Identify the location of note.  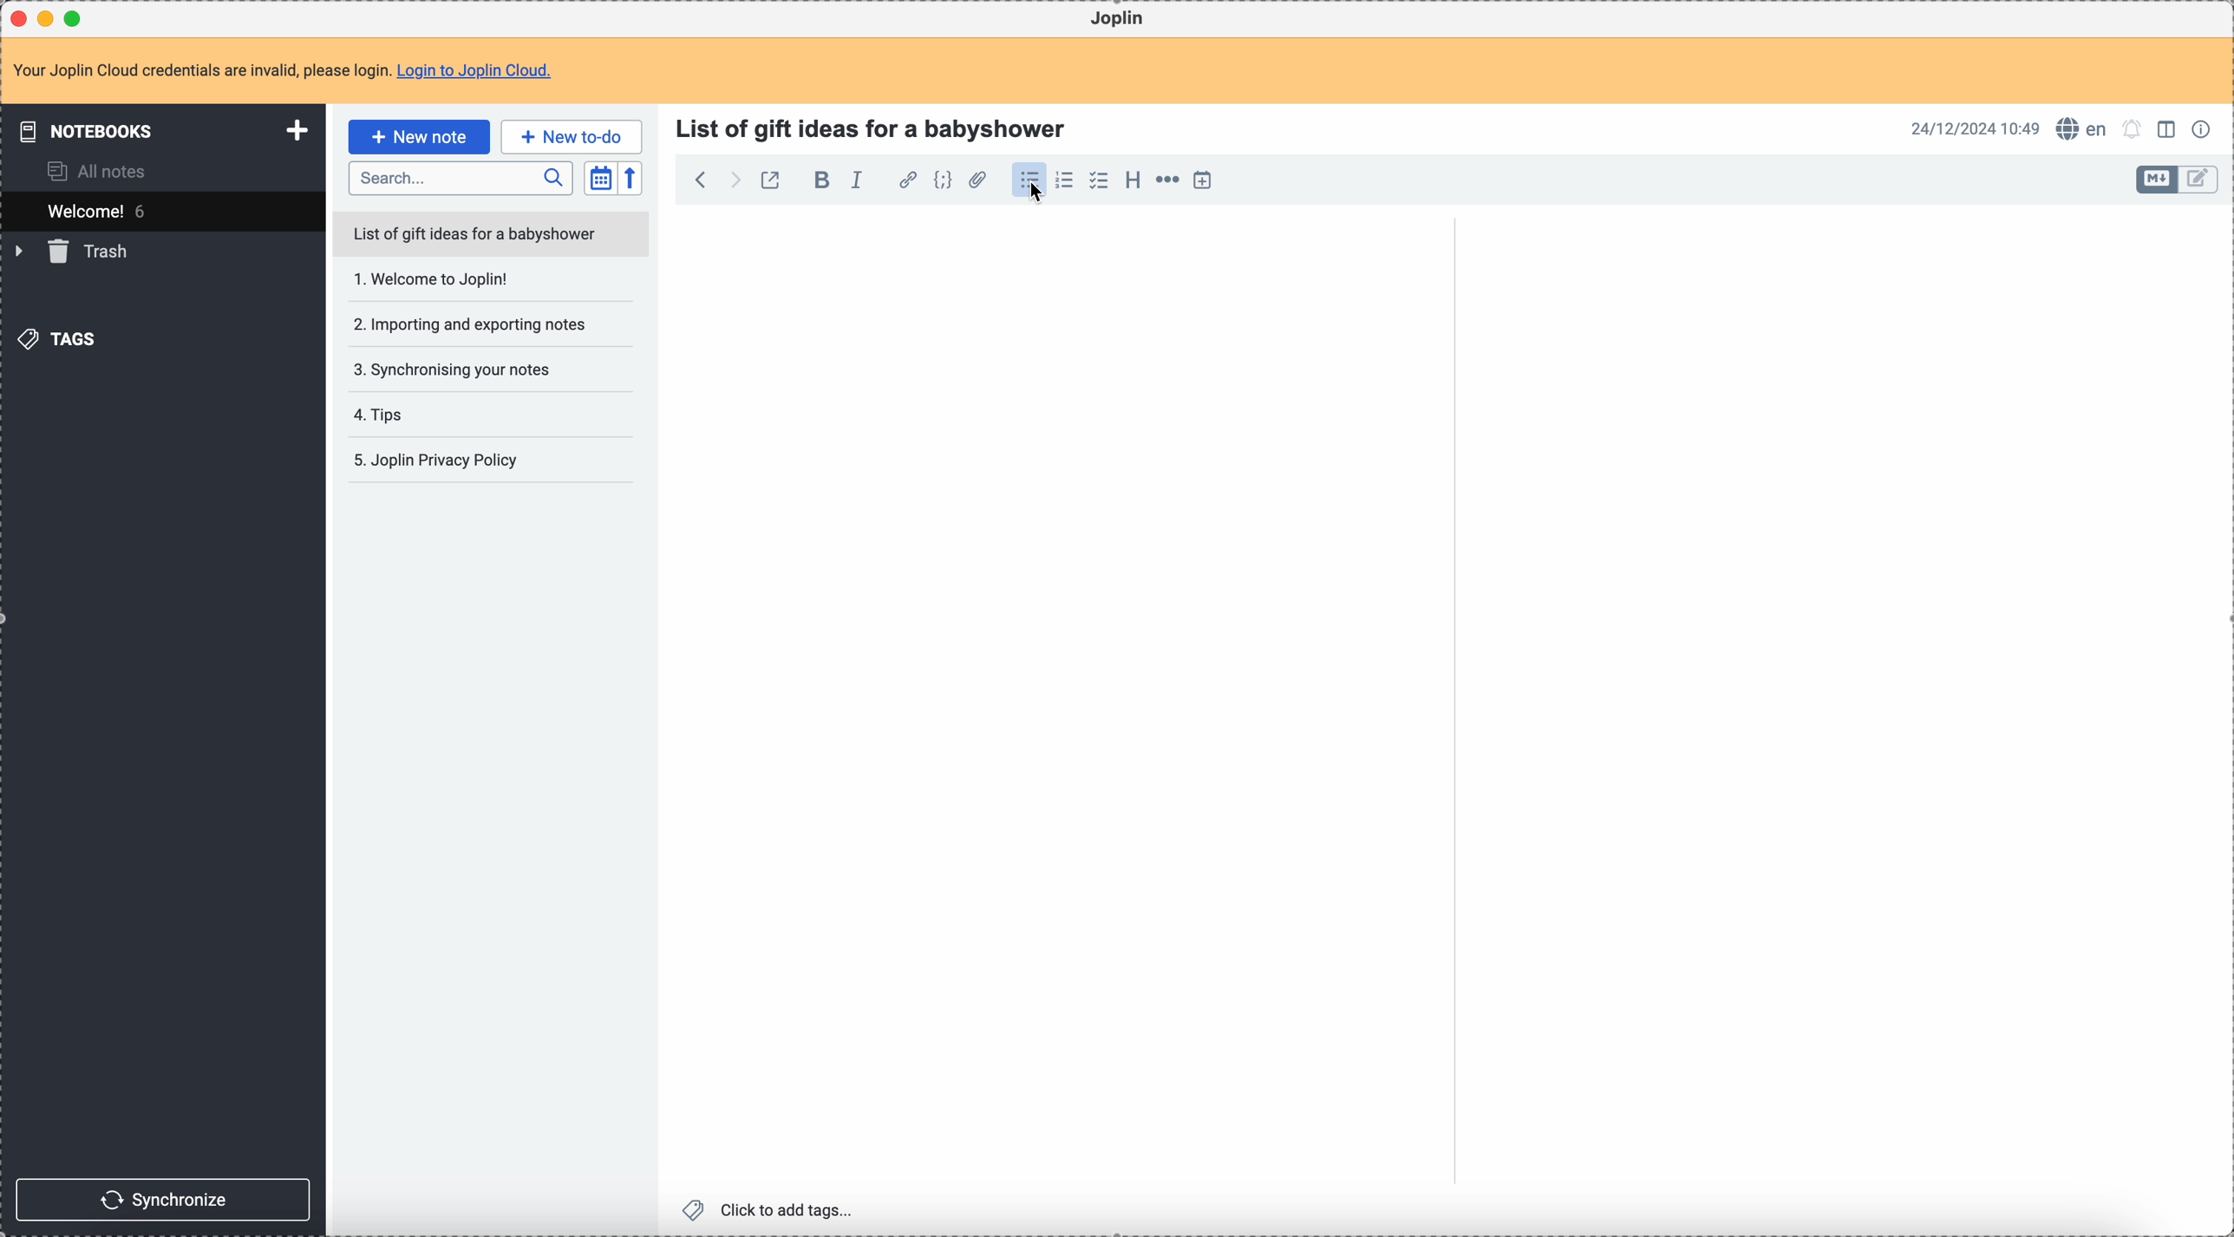
(282, 70).